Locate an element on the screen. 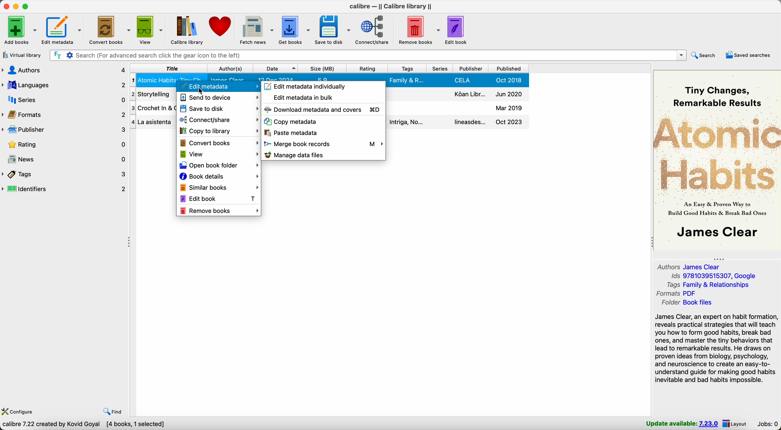 The image size is (781, 430). edit metadata individually is located at coordinates (310, 85).